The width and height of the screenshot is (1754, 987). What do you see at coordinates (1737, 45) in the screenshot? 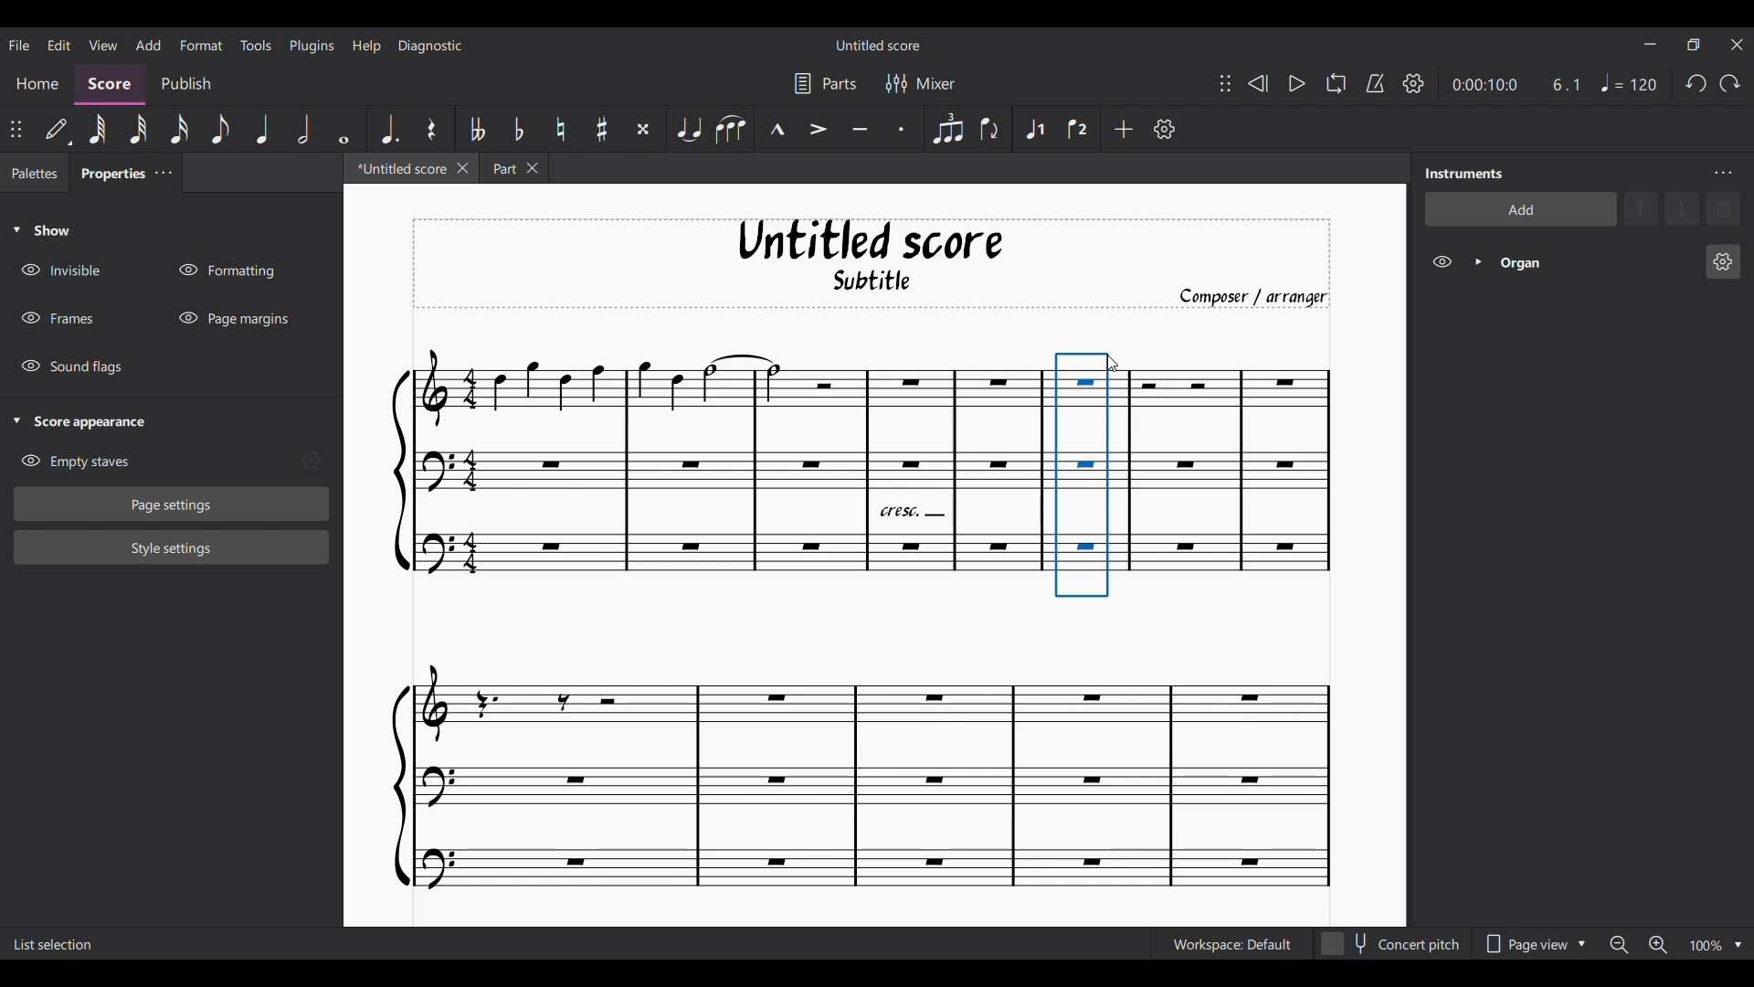
I see `Close interface` at bounding box center [1737, 45].